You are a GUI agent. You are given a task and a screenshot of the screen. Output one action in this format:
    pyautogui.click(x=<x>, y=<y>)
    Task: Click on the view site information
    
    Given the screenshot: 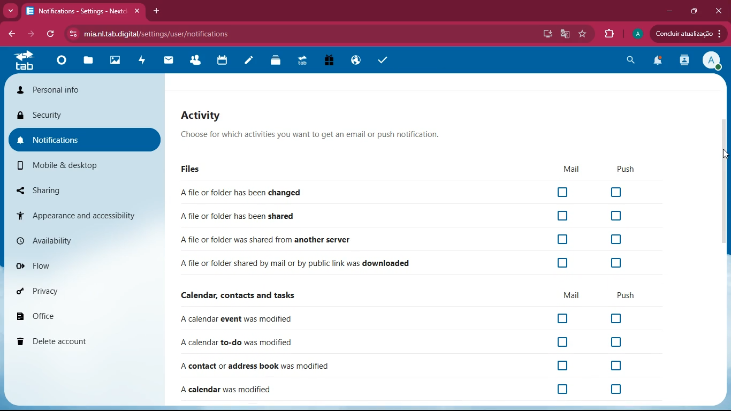 What is the action you would take?
    pyautogui.click(x=71, y=34)
    